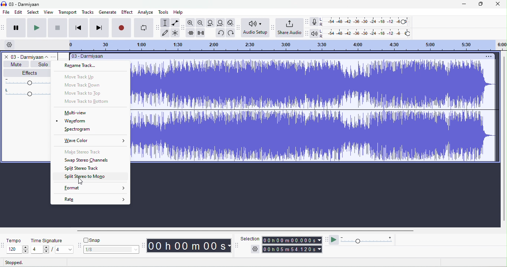 This screenshot has width=507, height=267. I want to click on swap stereo channels, so click(88, 160).